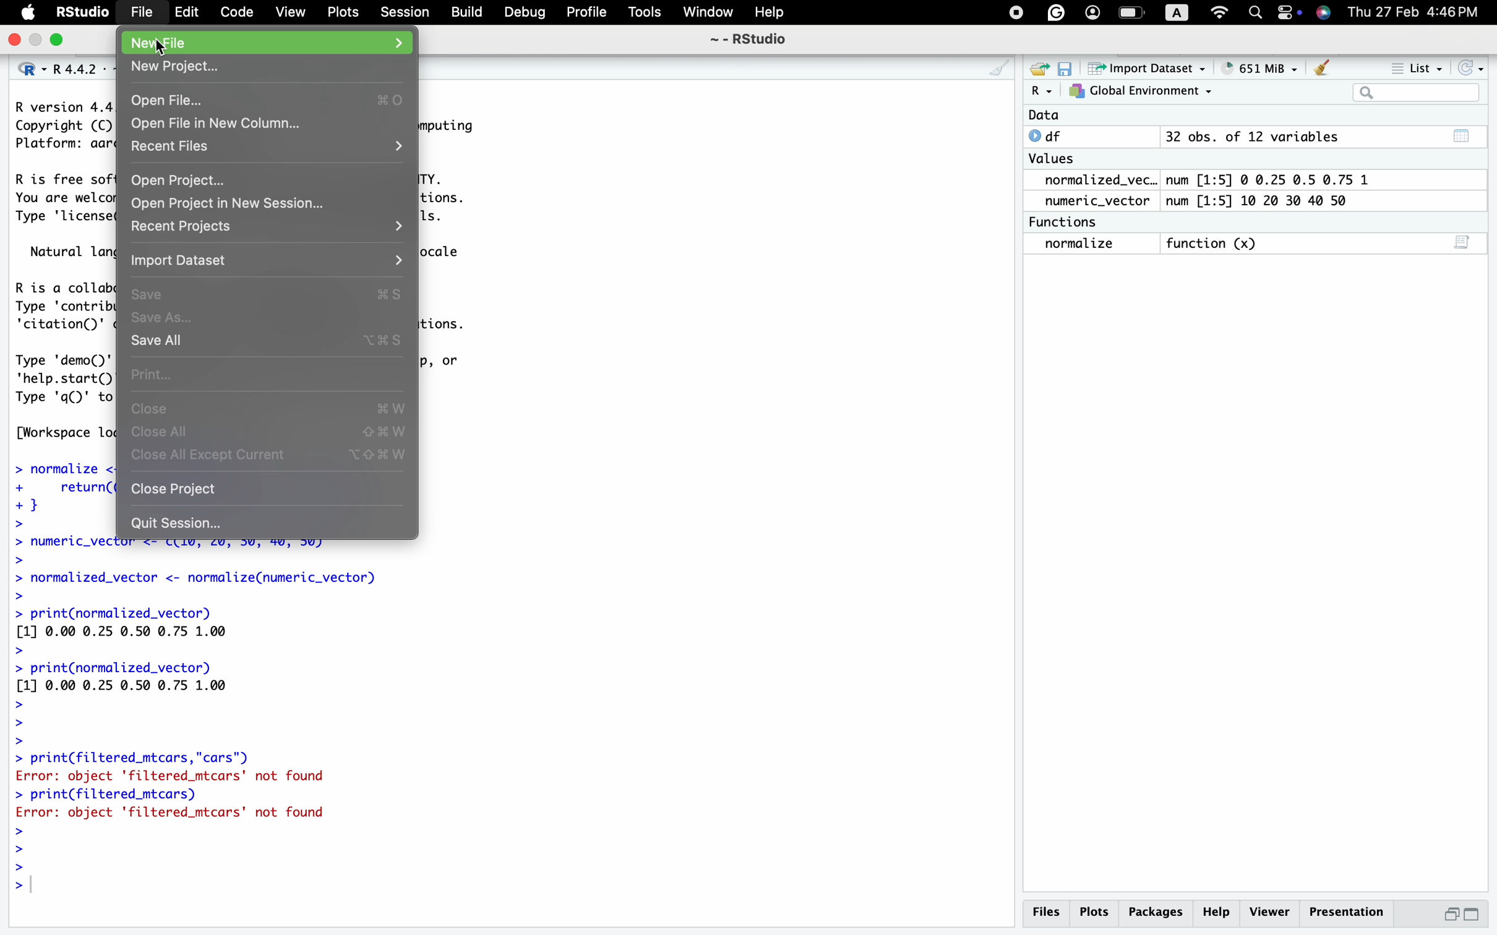  What do you see at coordinates (1287, 14) in the screenshot?
I see `permissions` at bounding box center [1287, 14].